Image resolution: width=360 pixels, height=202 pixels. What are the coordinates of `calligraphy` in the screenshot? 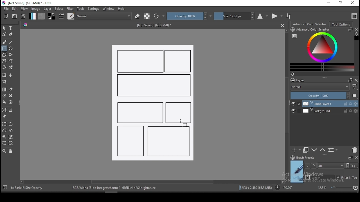 It's located at (11, 34).